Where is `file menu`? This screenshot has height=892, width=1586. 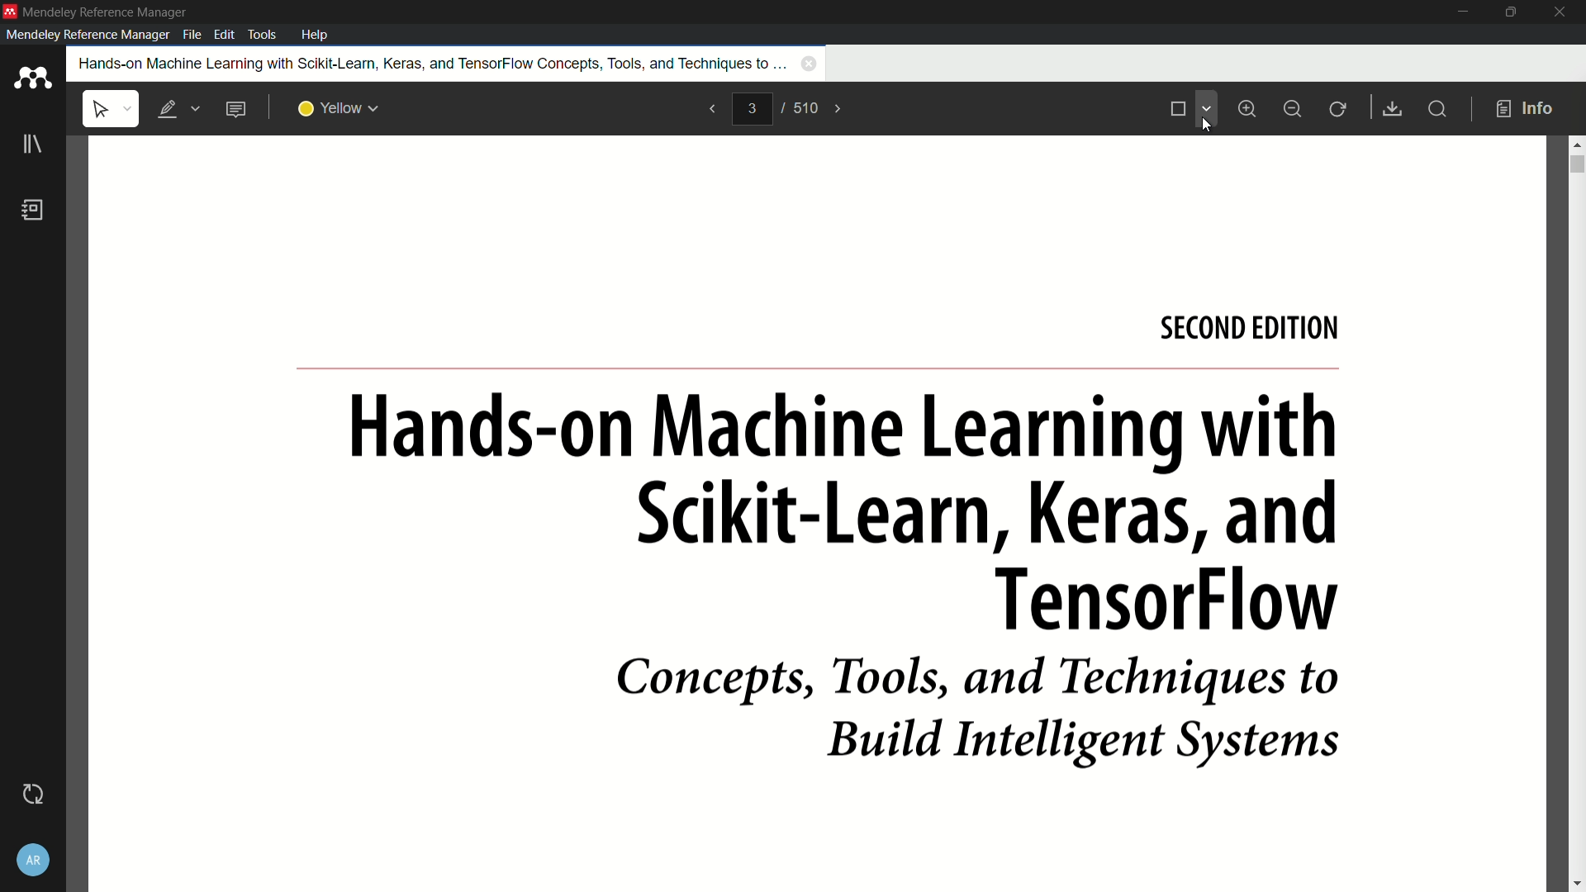
file menu is located at coordinates (192, 35).